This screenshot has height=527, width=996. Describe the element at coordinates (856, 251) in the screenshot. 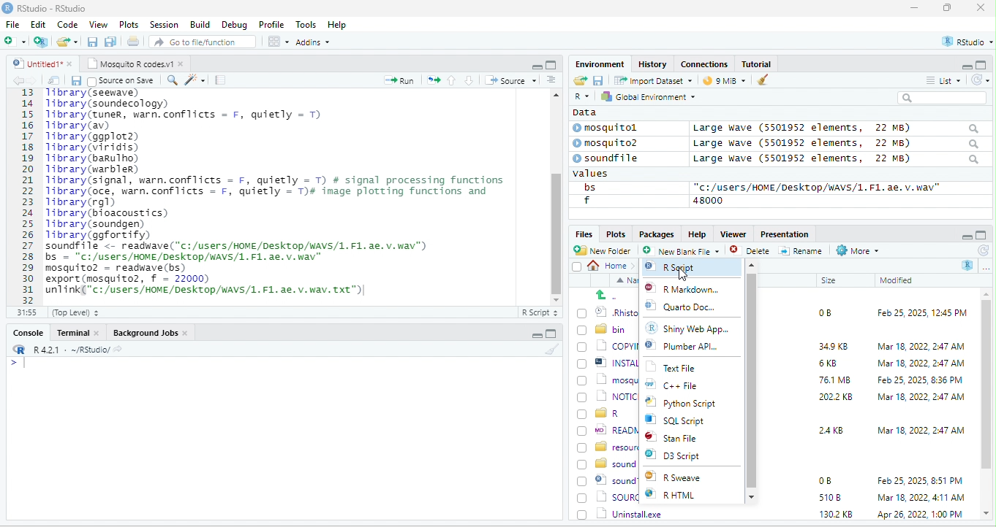

I see ` More ` at that location.